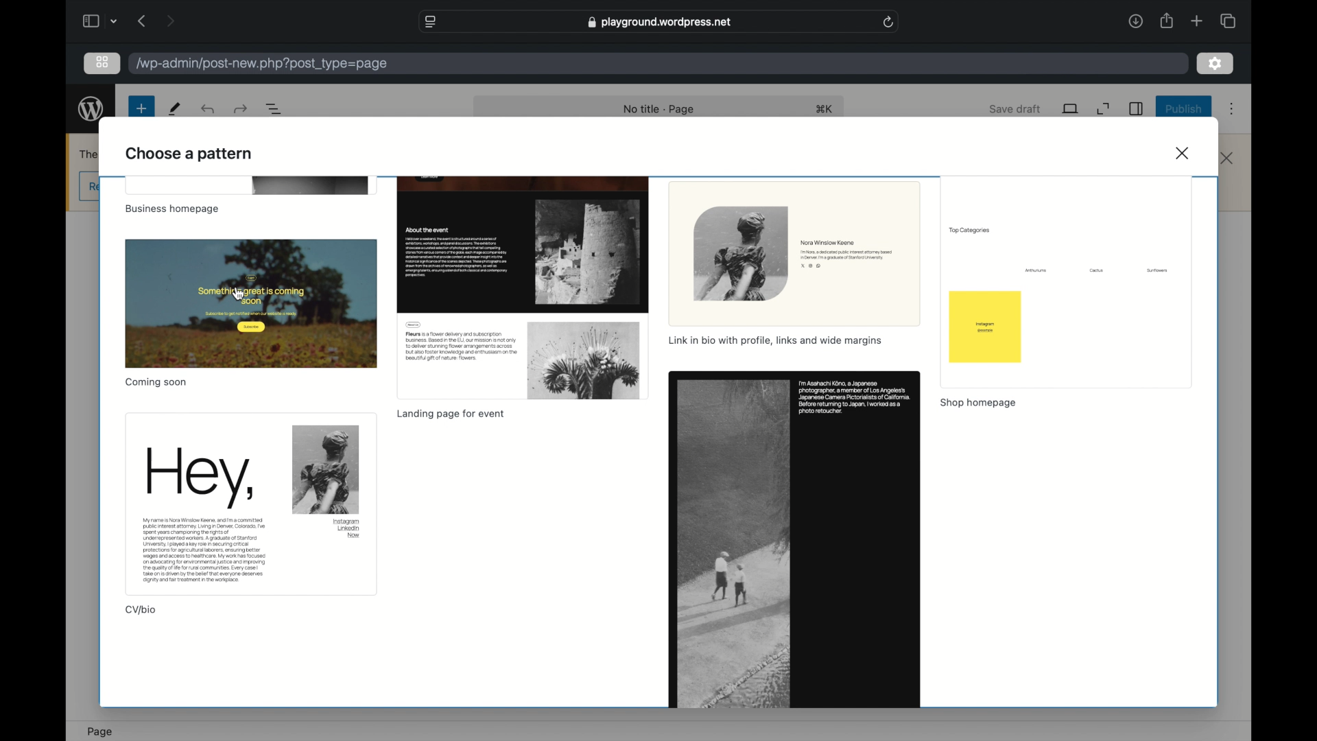 The image size is (1317, 741). What do you see at coordinates (100, 731) in the screenshot?
I see `page` at bounding box center [100, 731].